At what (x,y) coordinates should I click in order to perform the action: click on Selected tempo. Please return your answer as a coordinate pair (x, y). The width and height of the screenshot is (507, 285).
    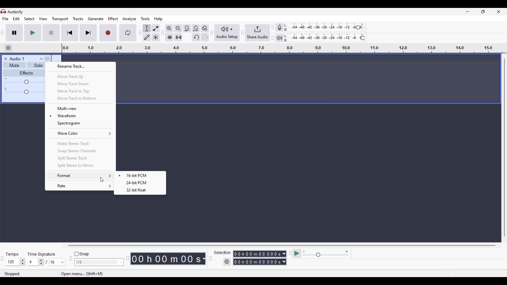
    Looking at the image, I should click on (12, 262).